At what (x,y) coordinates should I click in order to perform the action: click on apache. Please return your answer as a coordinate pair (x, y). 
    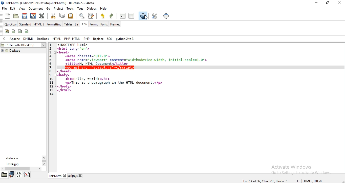
    Looking at the image, I should click on (15, 39).